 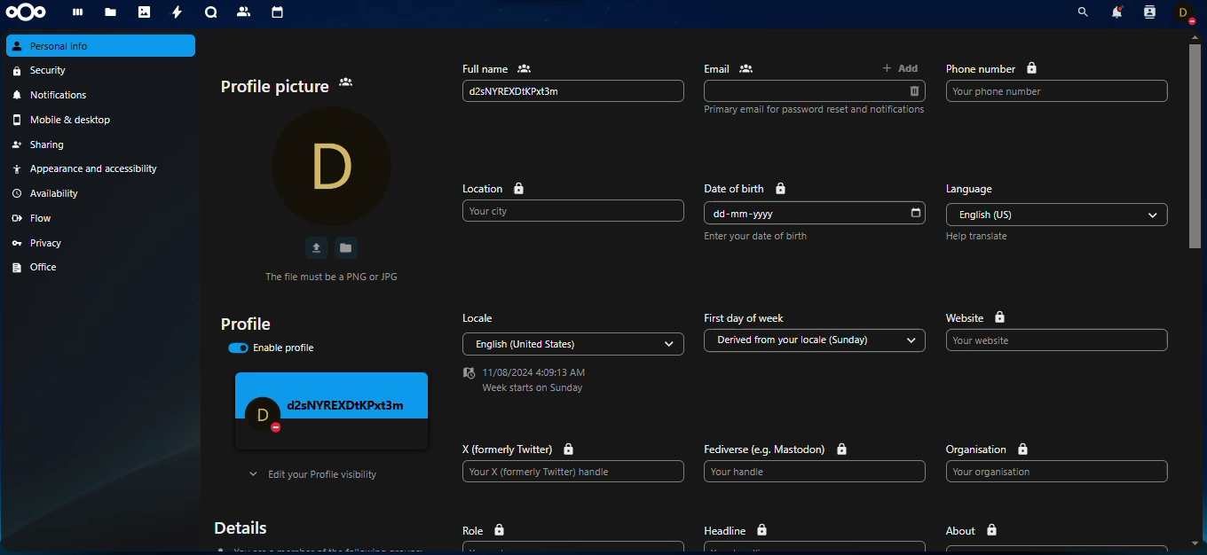 What do you see at coordinates (100, 169) in the screenshot?
I see `Appearance and accessibility` at bounding box center [100, 169].